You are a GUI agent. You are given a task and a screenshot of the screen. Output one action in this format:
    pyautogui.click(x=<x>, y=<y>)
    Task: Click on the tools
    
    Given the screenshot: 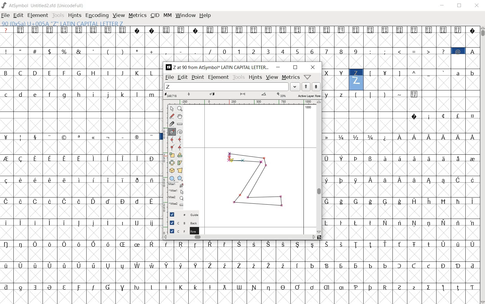 What is the action you would take?
    pyautogui.click(x=59, y=15)
    